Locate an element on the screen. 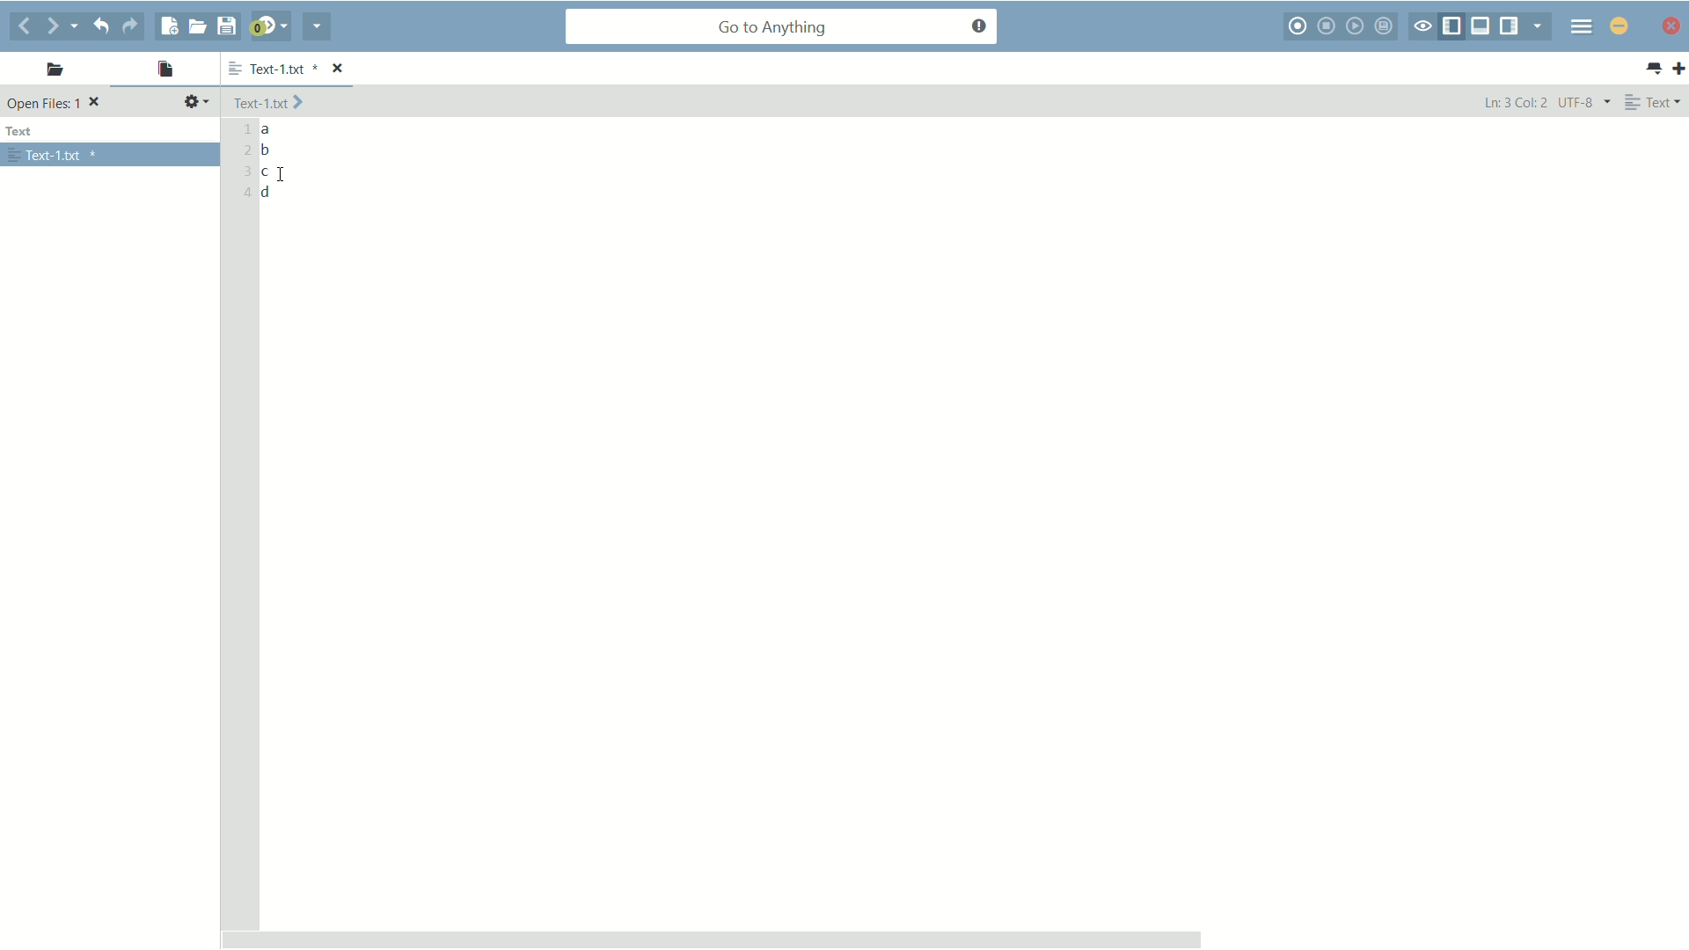 The height and width of the screenshot is (950, 1689). Cursor is located at coordinates (281, 175).